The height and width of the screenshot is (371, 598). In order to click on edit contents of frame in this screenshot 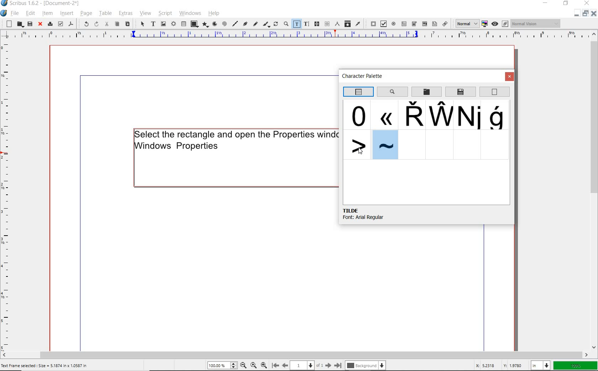, I will do `click(296, 23)`.